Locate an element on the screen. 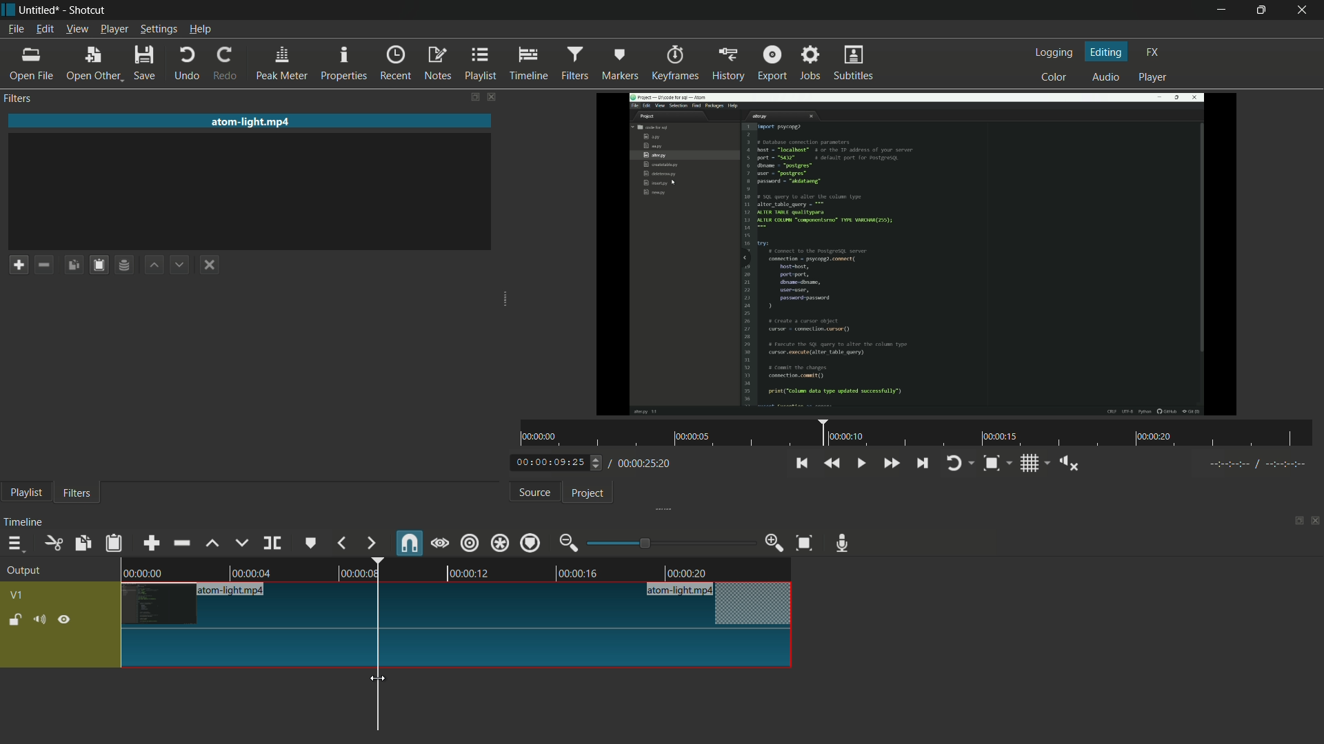 The image size is (1324, 744). file menu is located at coordinates (16, 30).